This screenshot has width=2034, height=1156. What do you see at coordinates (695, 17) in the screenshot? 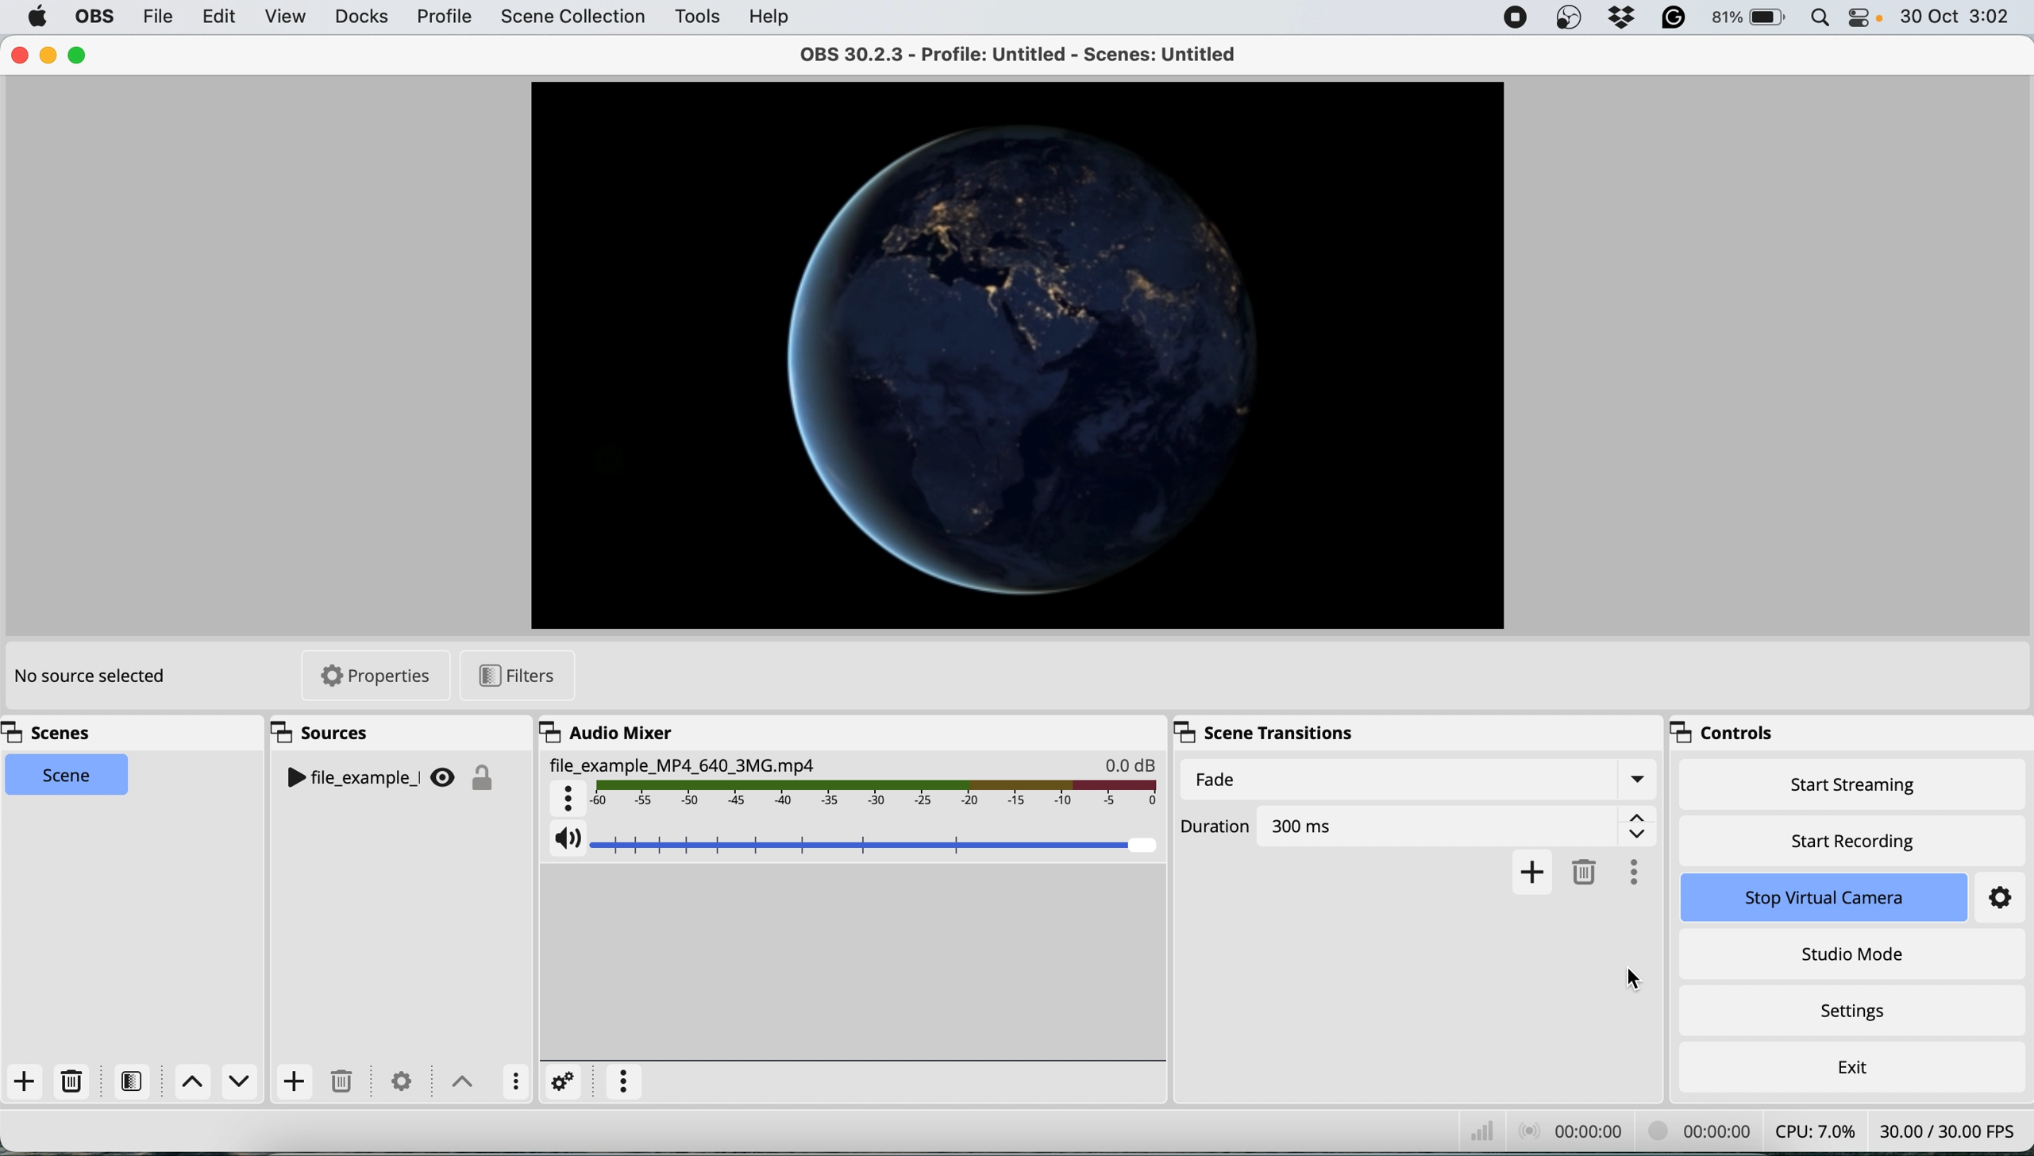
I see `tools` at bounding box center [695, 17].